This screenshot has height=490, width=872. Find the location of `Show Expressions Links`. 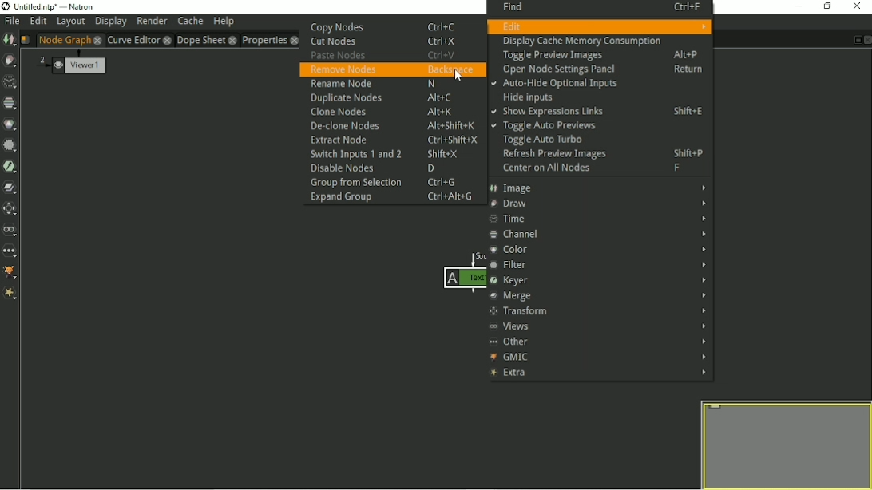

Show Expressions Links is located at coordinates (601, 112).